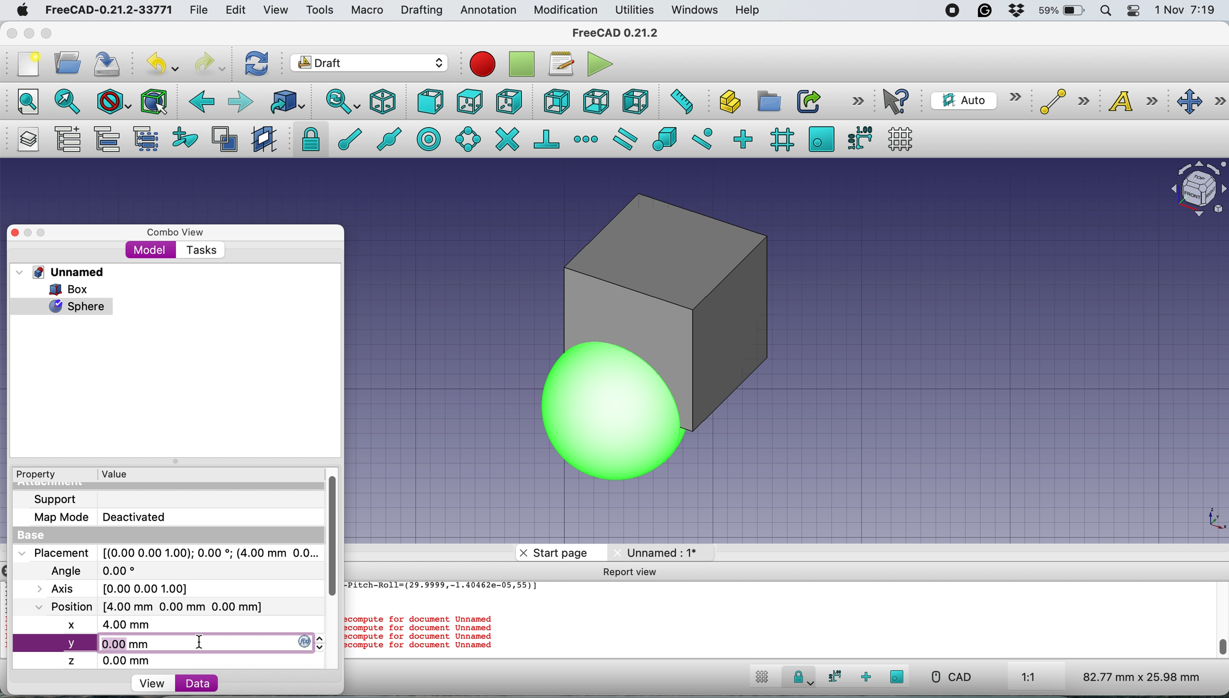 This screenshot has width=1229, height=698. What do you see at coordinates (153, 102) in the screenshot?
I see `bounding box` at bounding box center [153, 102].